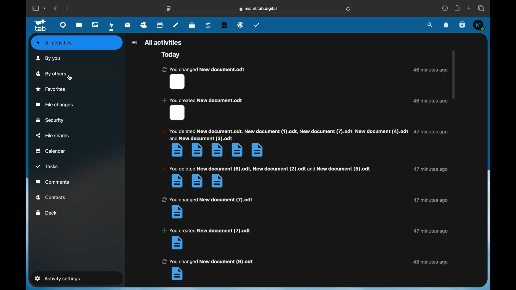 This screenshot has height=290, width=516. What do you see at coordinates (430, 101) in the screenshot?
I see `46 minutes ago` at bounding box center [430, 101].